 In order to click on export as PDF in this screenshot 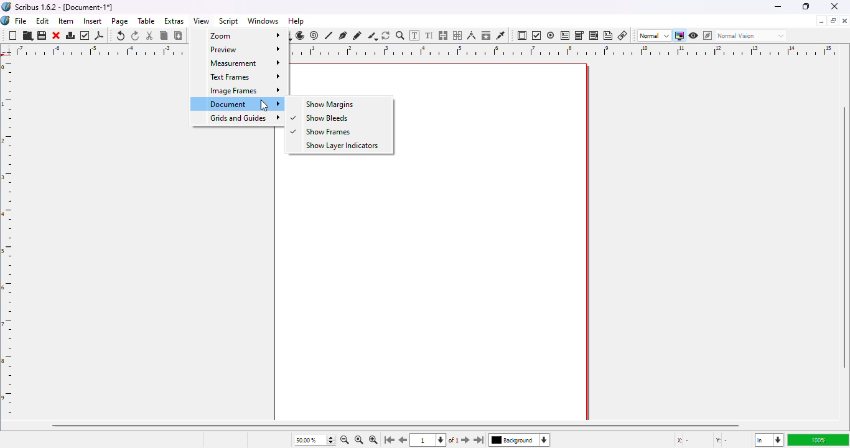, I will do `click(100, 35)`.